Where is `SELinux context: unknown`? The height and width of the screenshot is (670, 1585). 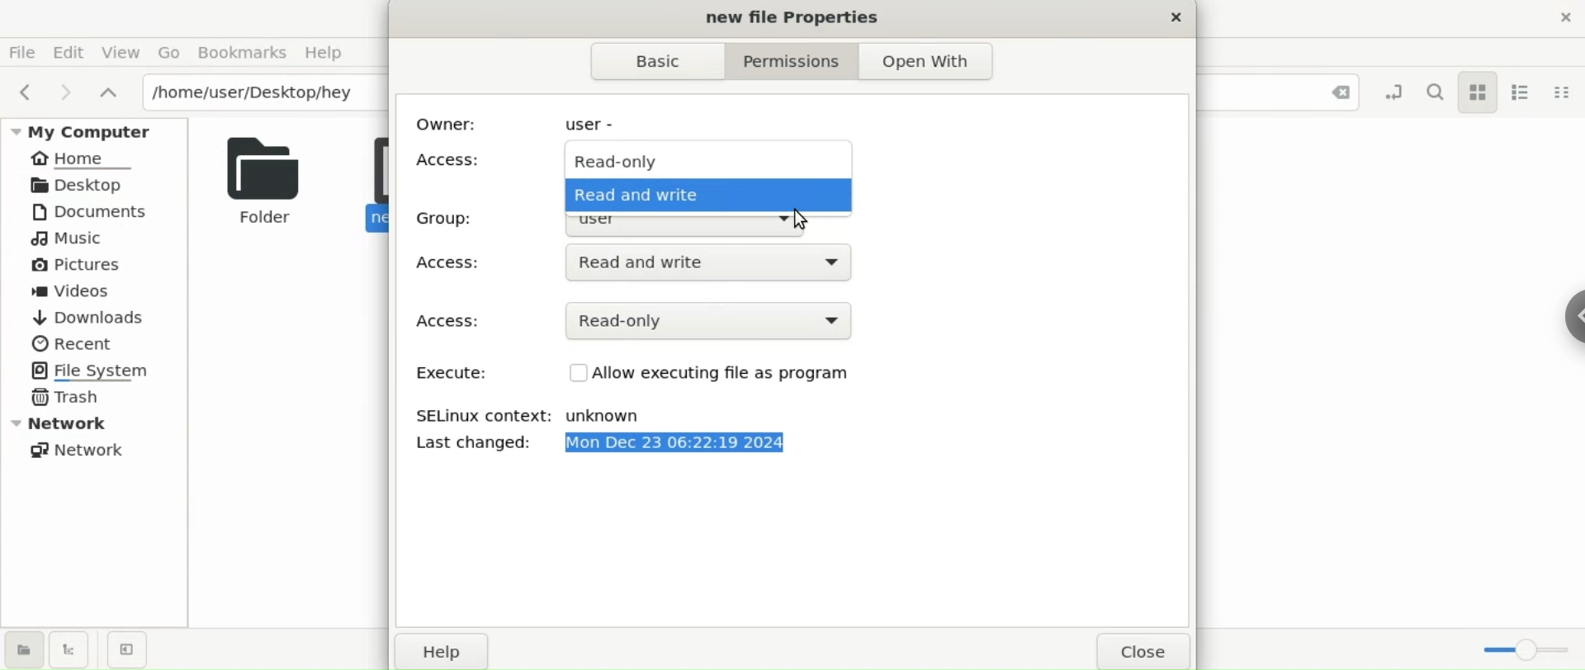 SELinux context: unknown is located at coordinates (539, 417).